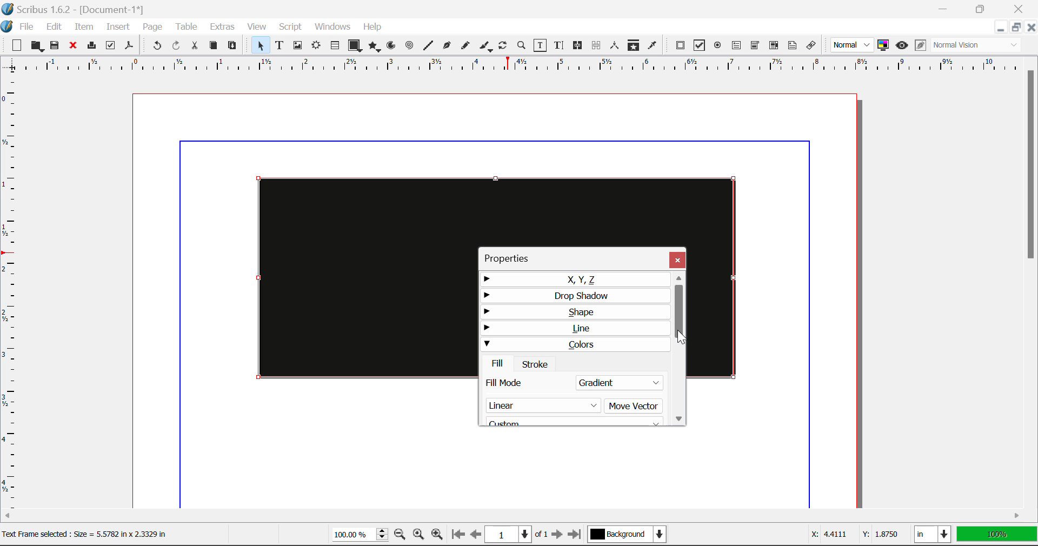 This screenshot has width=1038, height=546. What do you see at coordinates (576, 296) in the screenshot?
I see `Drop Shadow` at bounding box center [576, 296].